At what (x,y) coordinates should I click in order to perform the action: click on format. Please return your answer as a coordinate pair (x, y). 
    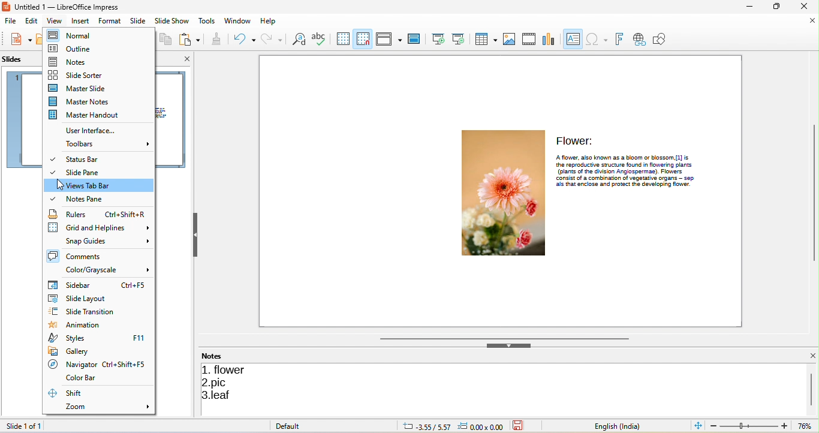
    Looking at the image, I should click on (109, 21).